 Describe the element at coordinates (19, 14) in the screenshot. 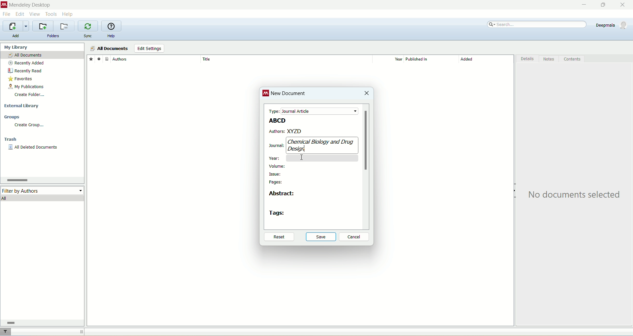

I see `edit` at that location.